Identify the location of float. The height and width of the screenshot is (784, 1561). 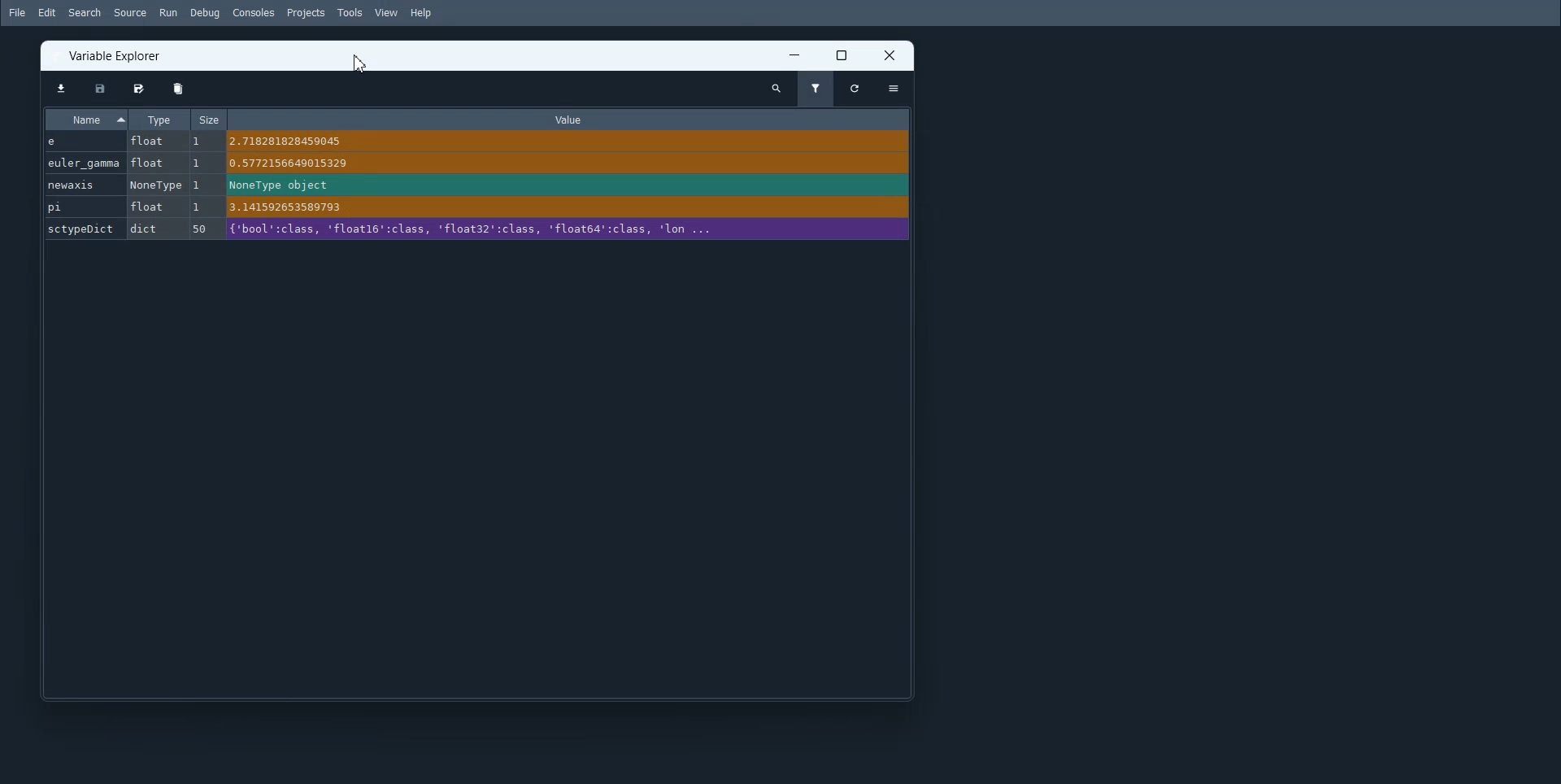
(153, 163).